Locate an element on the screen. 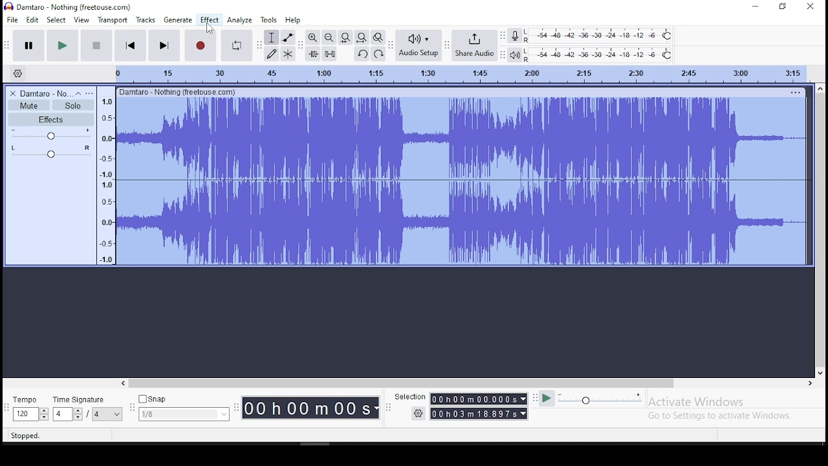  audio setup is located at coordinates (417, 45).